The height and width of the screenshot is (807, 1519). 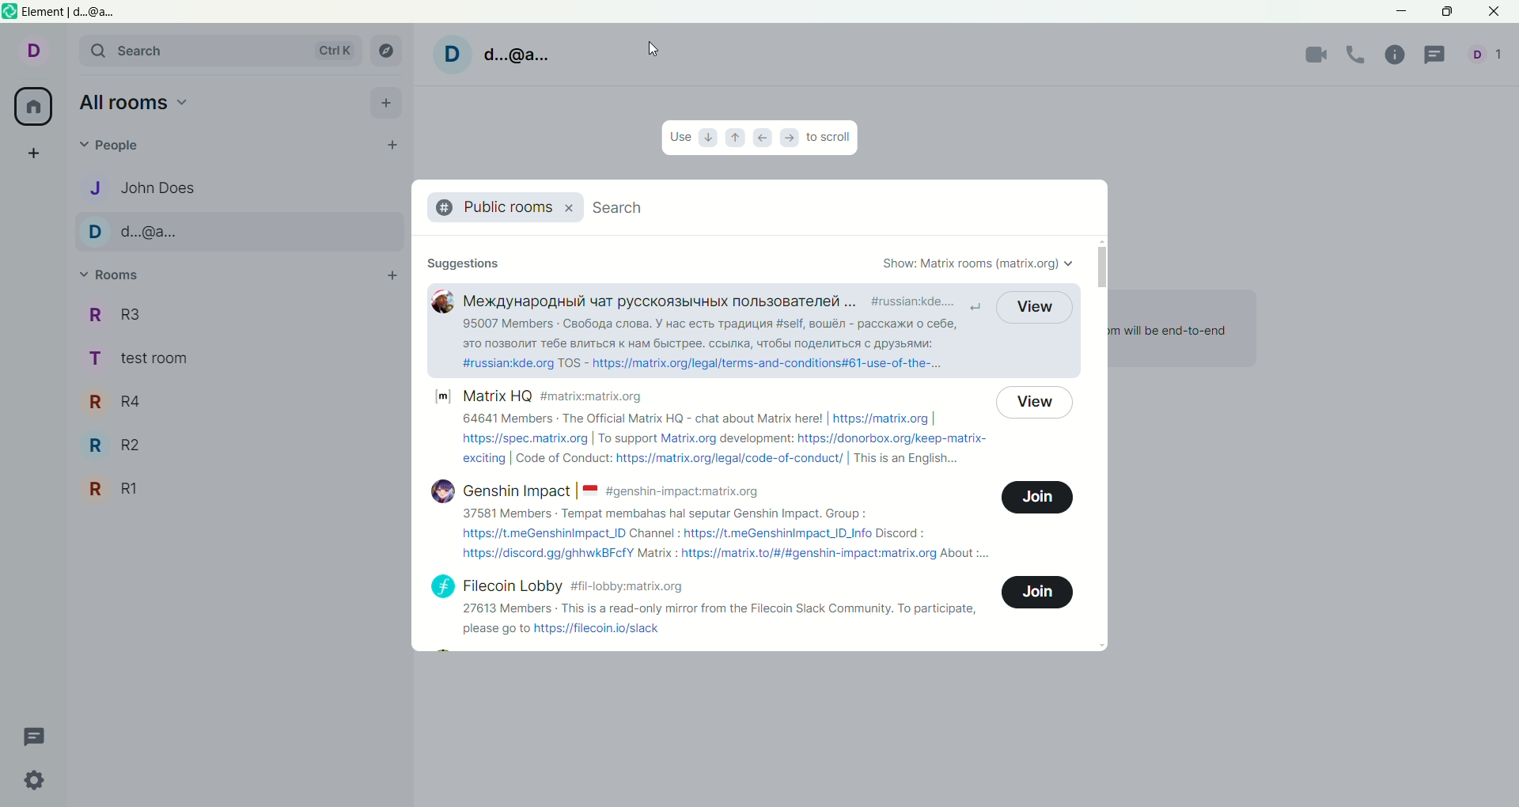 I want to click on #genshin-impact:matrix.org, so click(x=682, y=492).